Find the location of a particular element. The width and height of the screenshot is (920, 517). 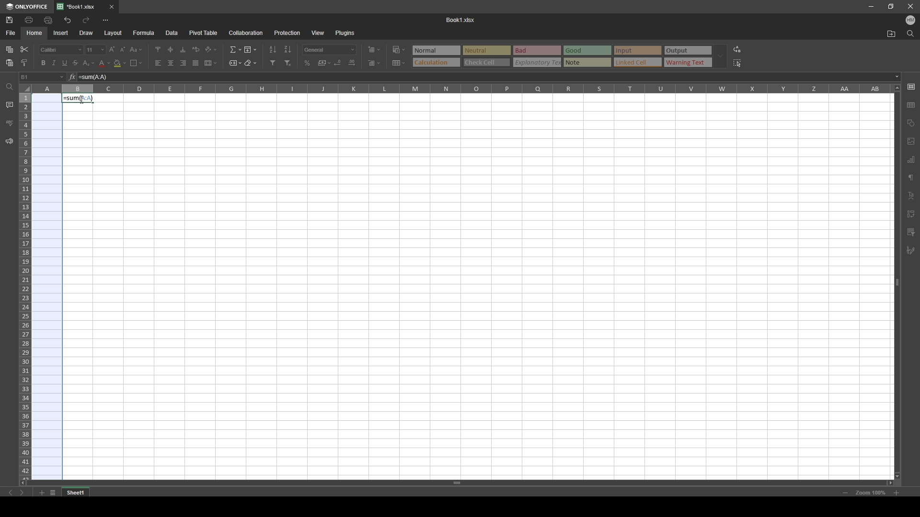

paste is located at coordinates (10, 50).